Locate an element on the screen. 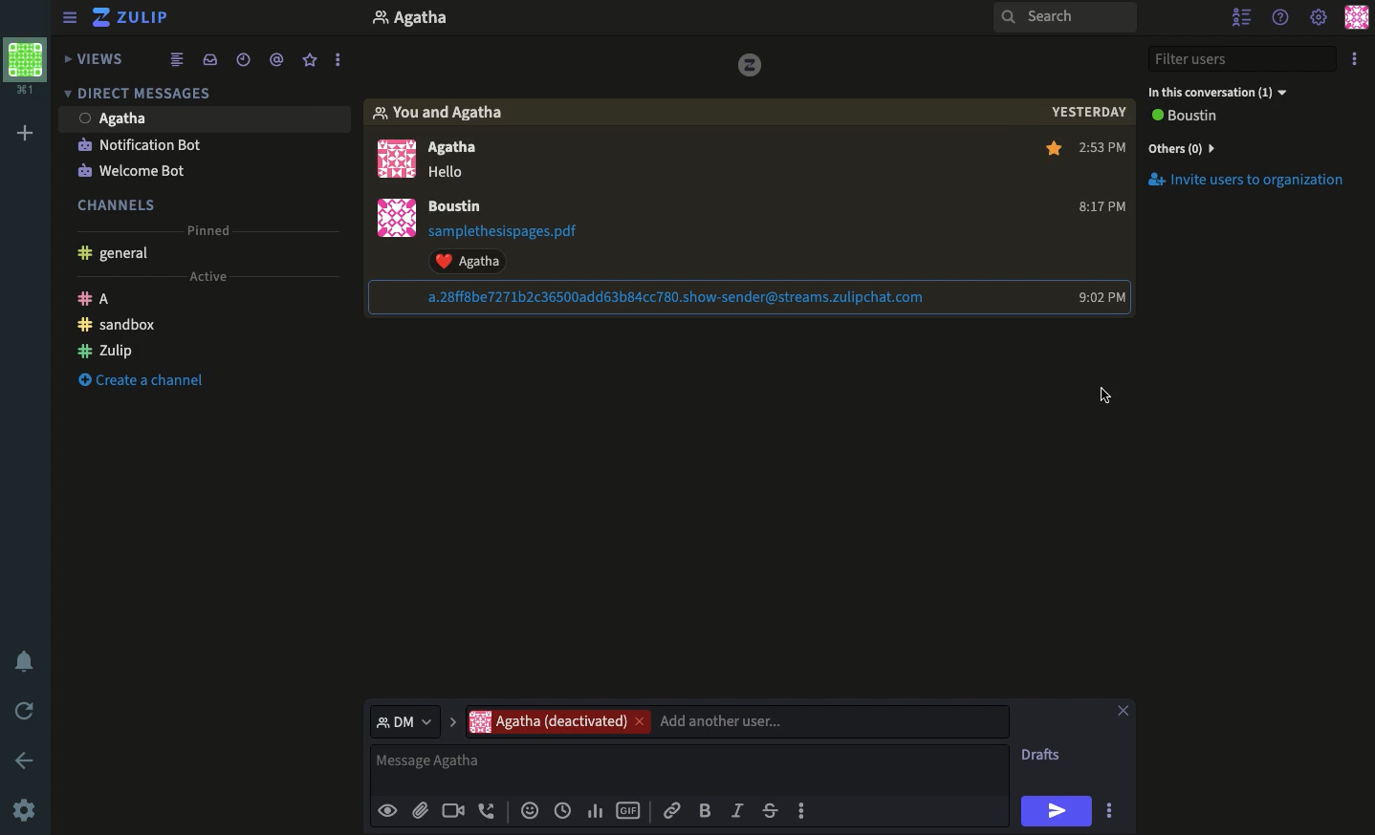 The height and width of the screenshot is (835, 1375). Reaction is located at coordinates (532, 808).